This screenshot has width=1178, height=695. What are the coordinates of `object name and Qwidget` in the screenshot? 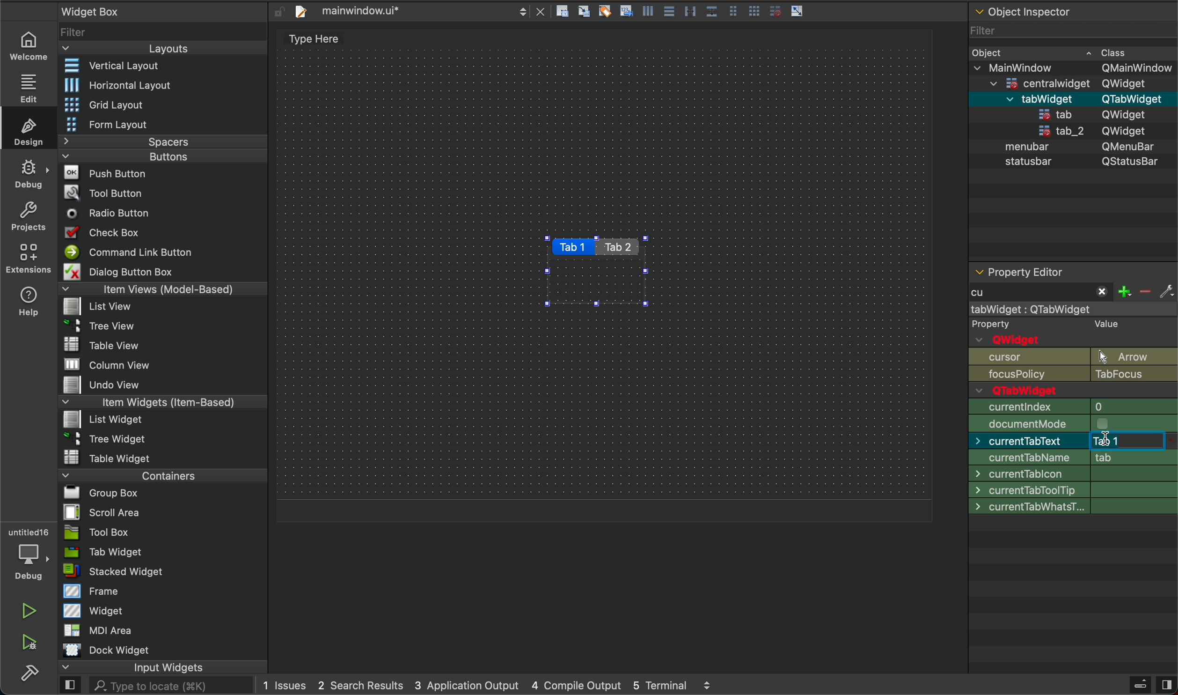 It's located at (1077, 364).